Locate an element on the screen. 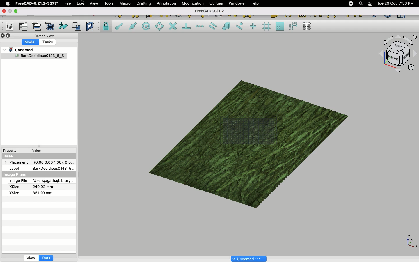  open is located at coordinates (17, 11).